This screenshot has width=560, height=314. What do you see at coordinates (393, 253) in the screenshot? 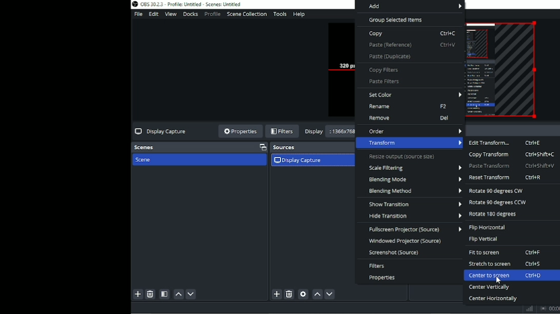
I see `Screenshot` at bounding box center [393, 253].